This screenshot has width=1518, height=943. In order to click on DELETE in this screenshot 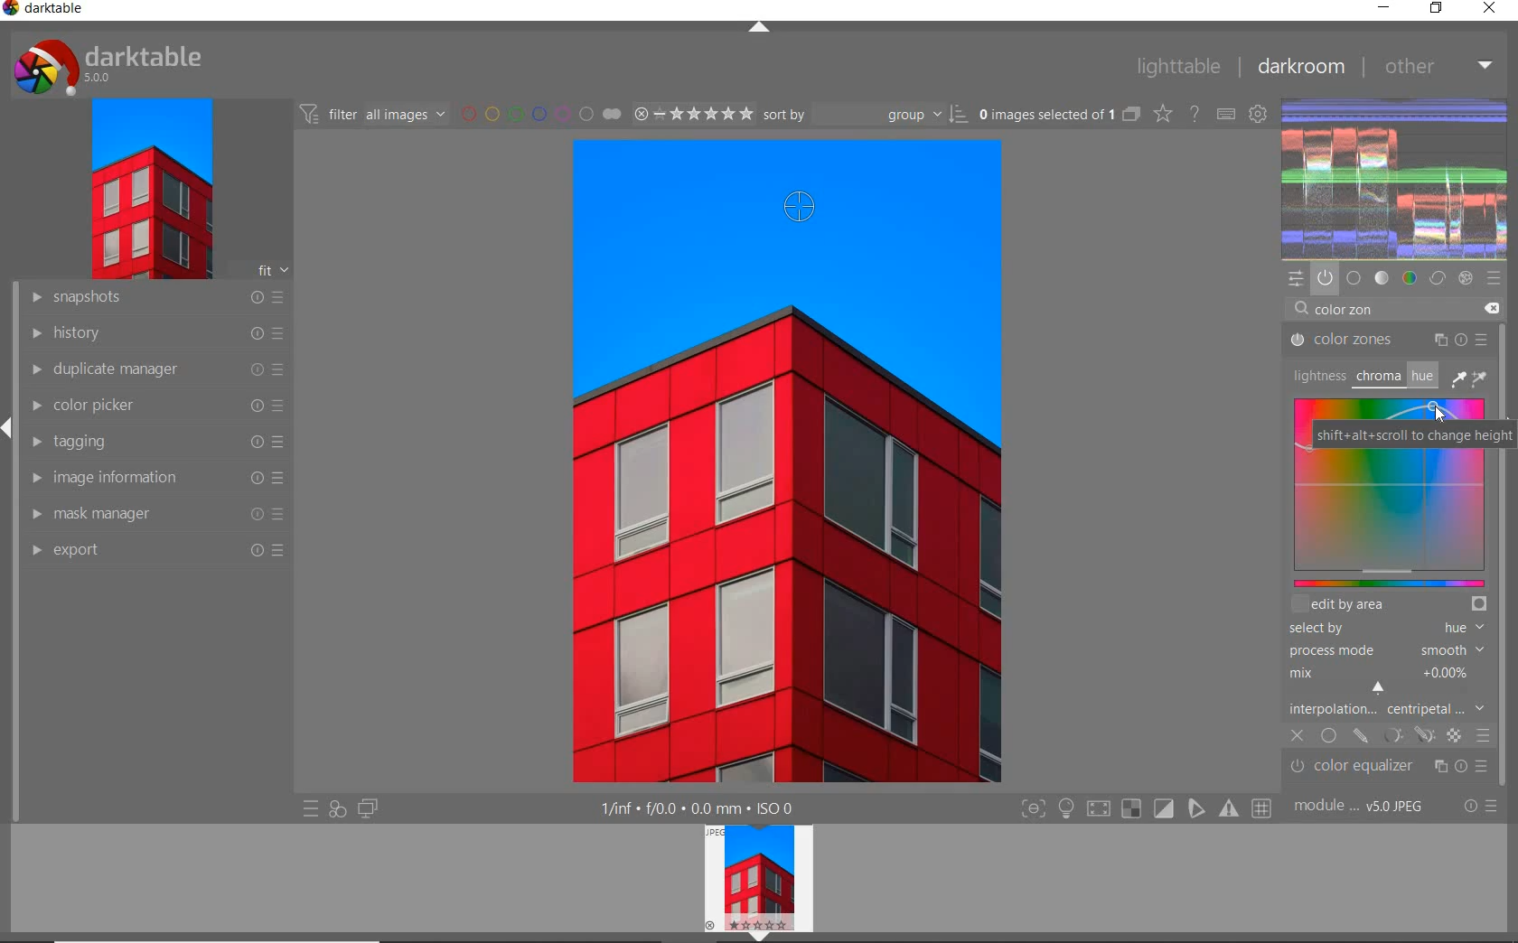, I will do `click(1491, 307)`.